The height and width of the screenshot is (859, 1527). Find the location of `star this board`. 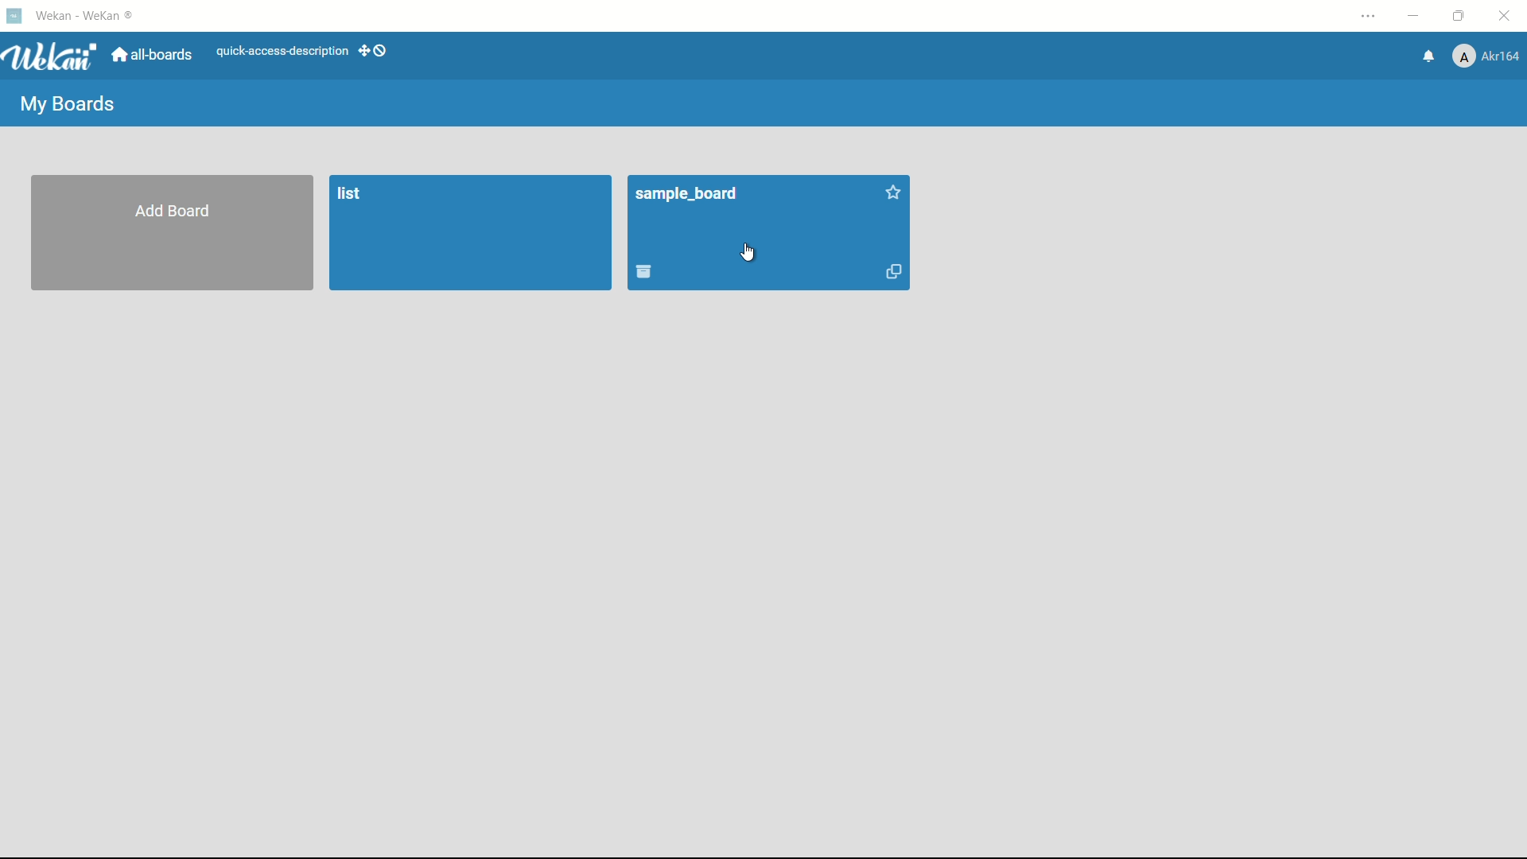

star this board is located at coordinates (892, 193).